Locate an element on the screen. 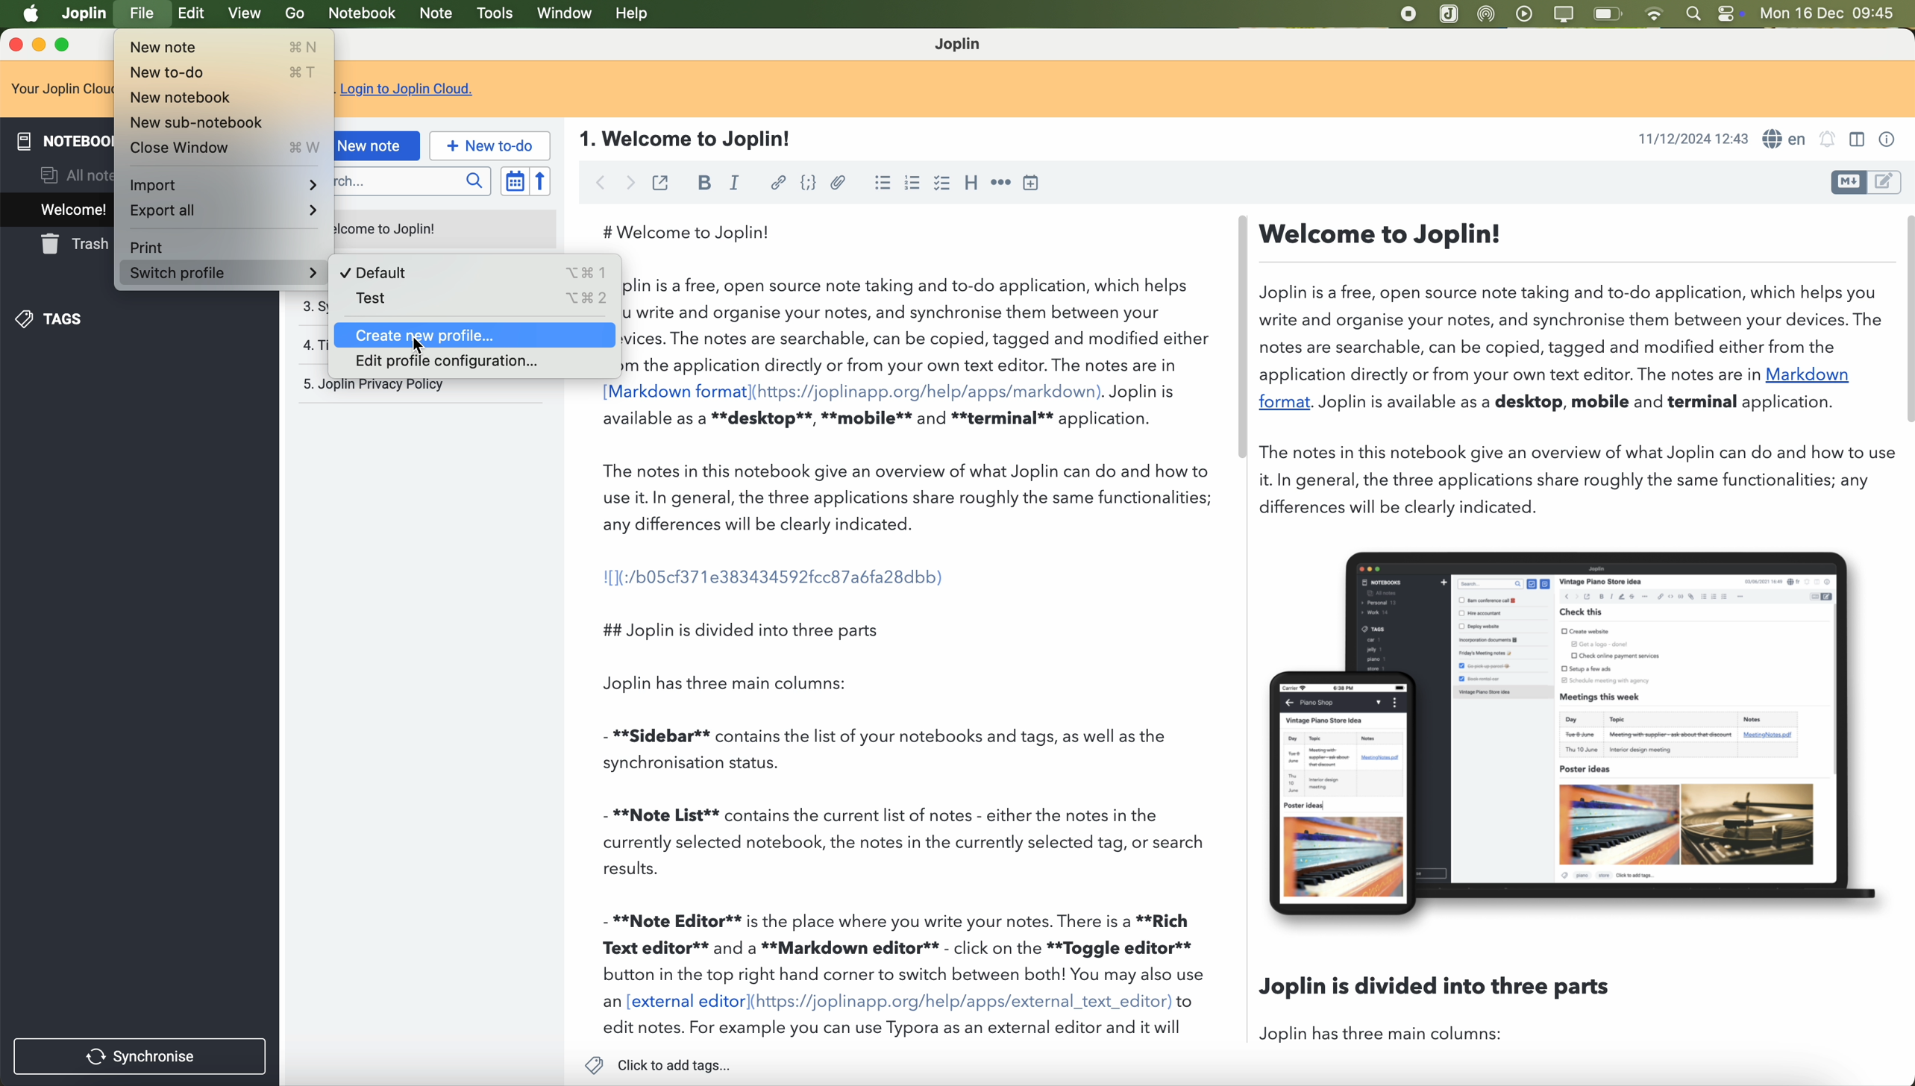  edit is located at coordinates (194, 15).